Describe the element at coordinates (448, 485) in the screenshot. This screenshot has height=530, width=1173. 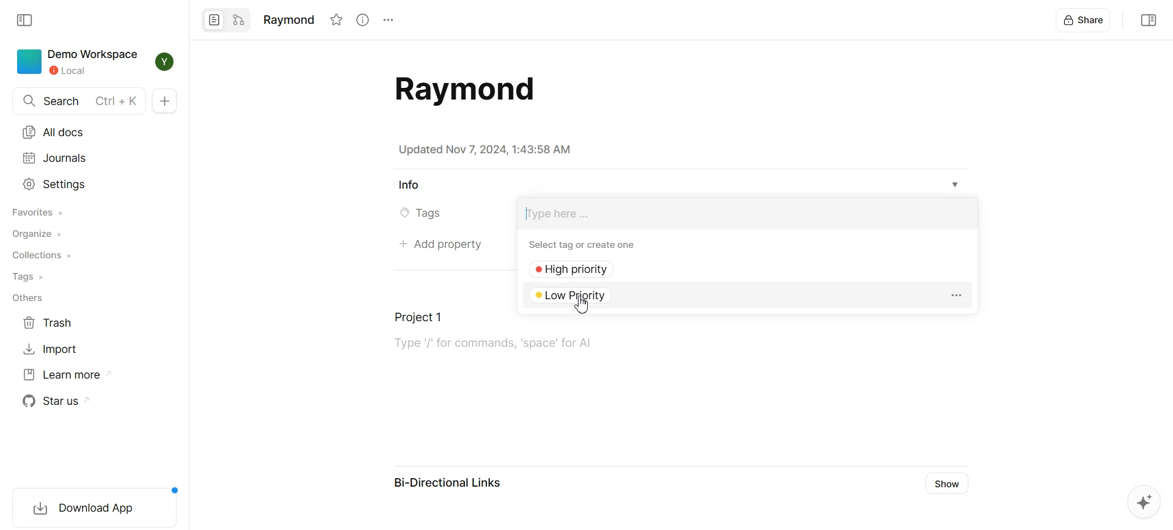
I see `Bi-Directional Links` at that location.